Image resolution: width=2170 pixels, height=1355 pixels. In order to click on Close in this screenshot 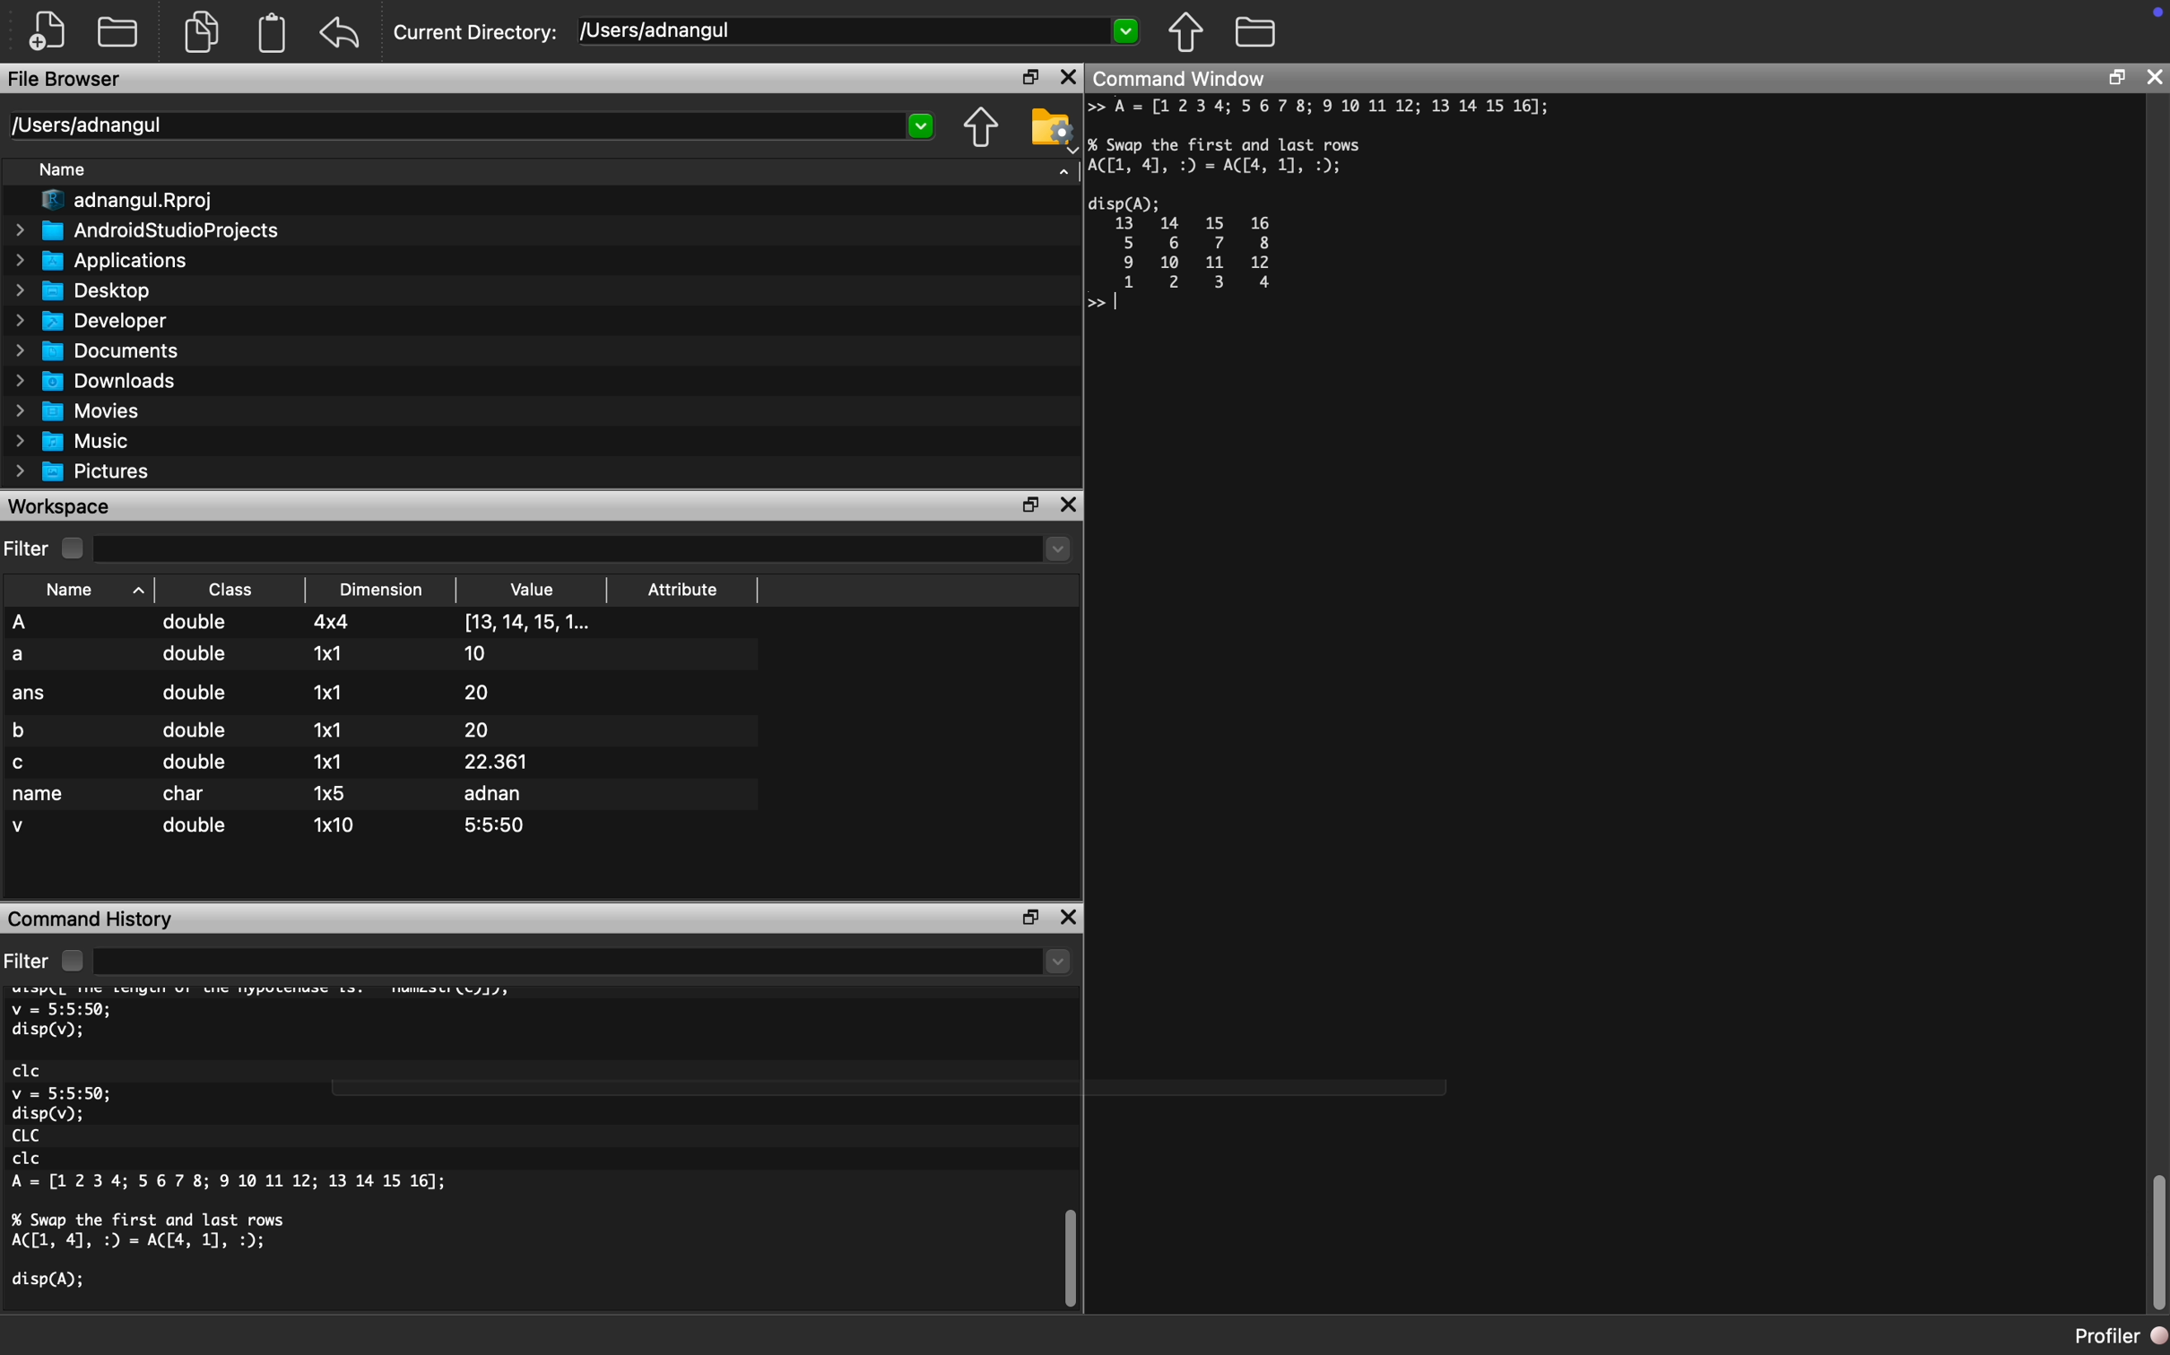, I will do `click(2157, 76)`.